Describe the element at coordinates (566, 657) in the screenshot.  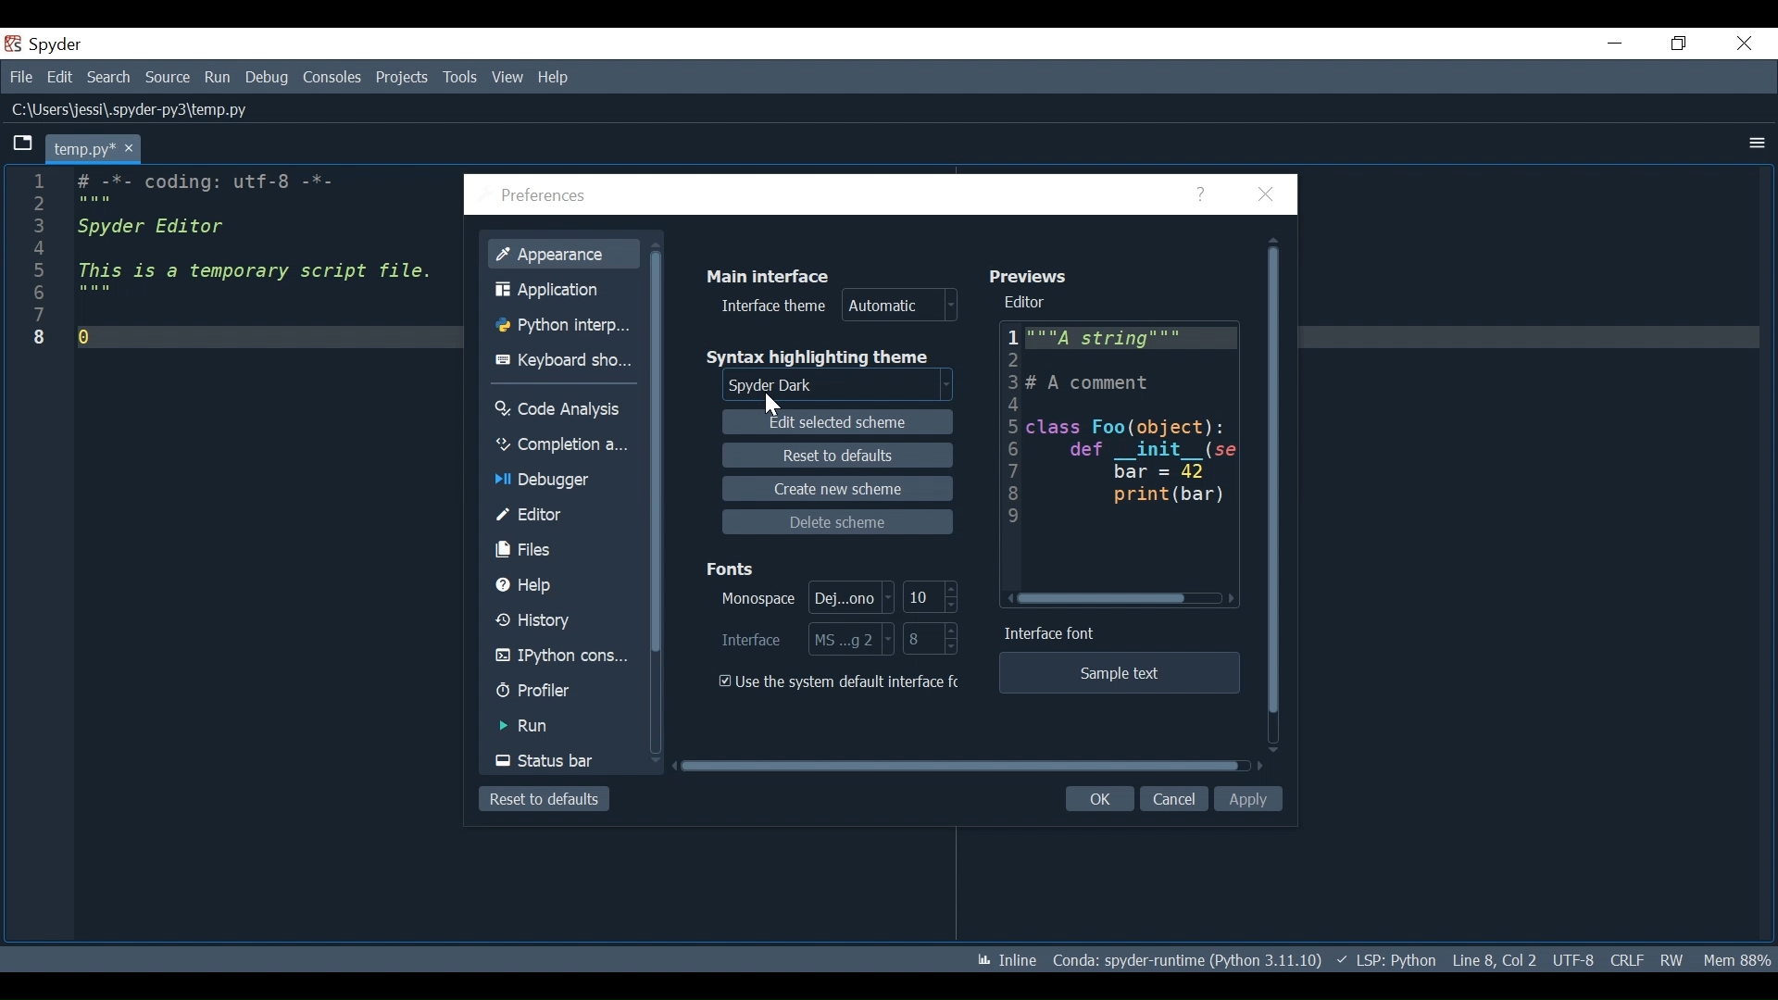
I see `IPython Console` at that location.